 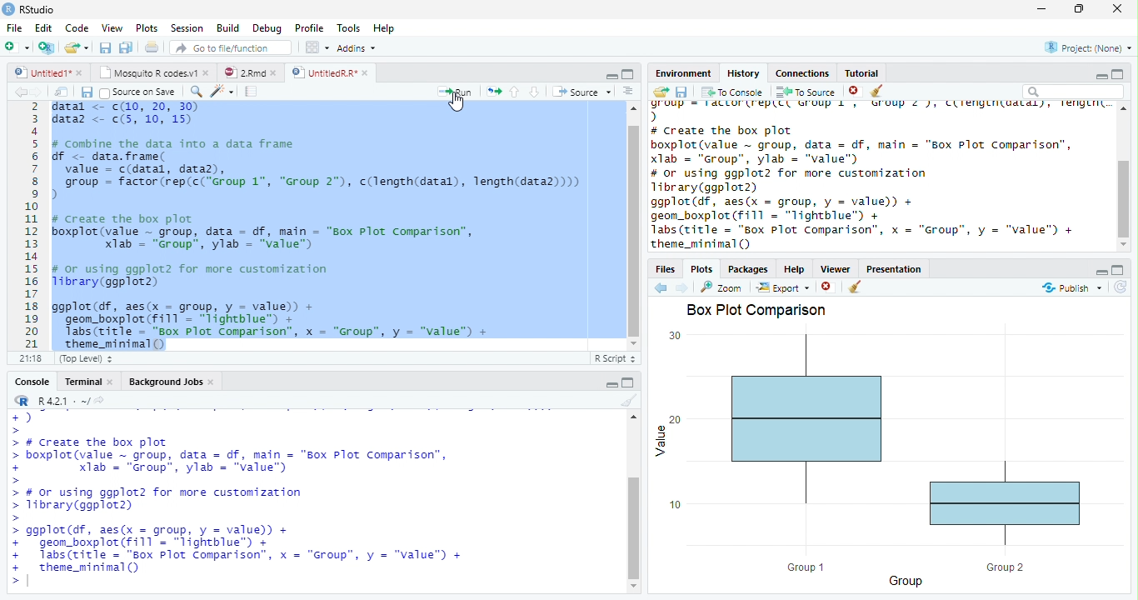 What do you see at coordinates (701, 269) in the screenshot?
I see `Plots` at bounding box center [701, 269].